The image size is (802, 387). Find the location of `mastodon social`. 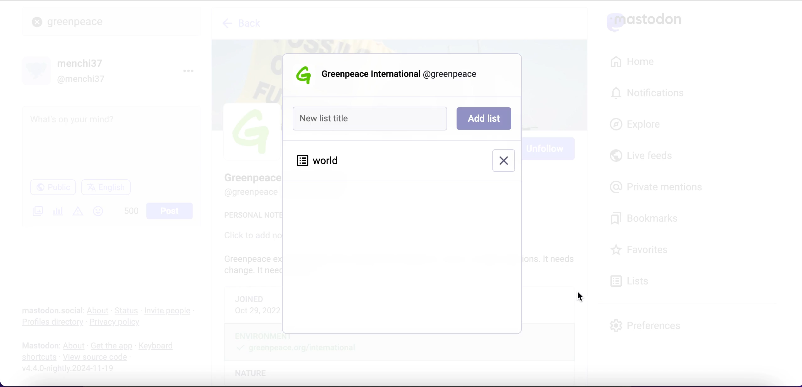

mastodon social is located at coordinates (44, 311).